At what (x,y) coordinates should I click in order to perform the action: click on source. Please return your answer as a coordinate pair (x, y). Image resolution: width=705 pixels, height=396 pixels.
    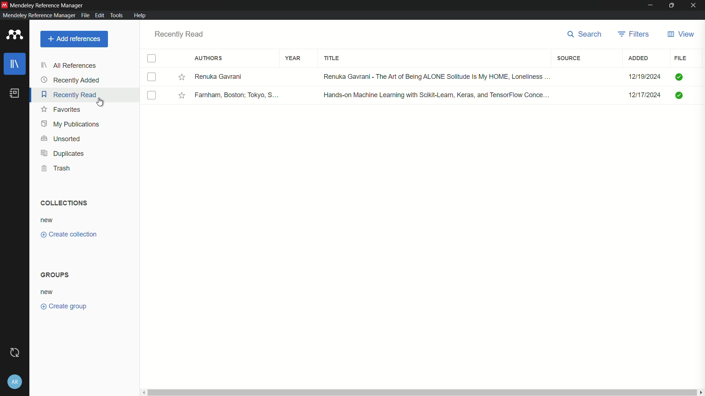
    Looking at the image, I should click on (569, 58).